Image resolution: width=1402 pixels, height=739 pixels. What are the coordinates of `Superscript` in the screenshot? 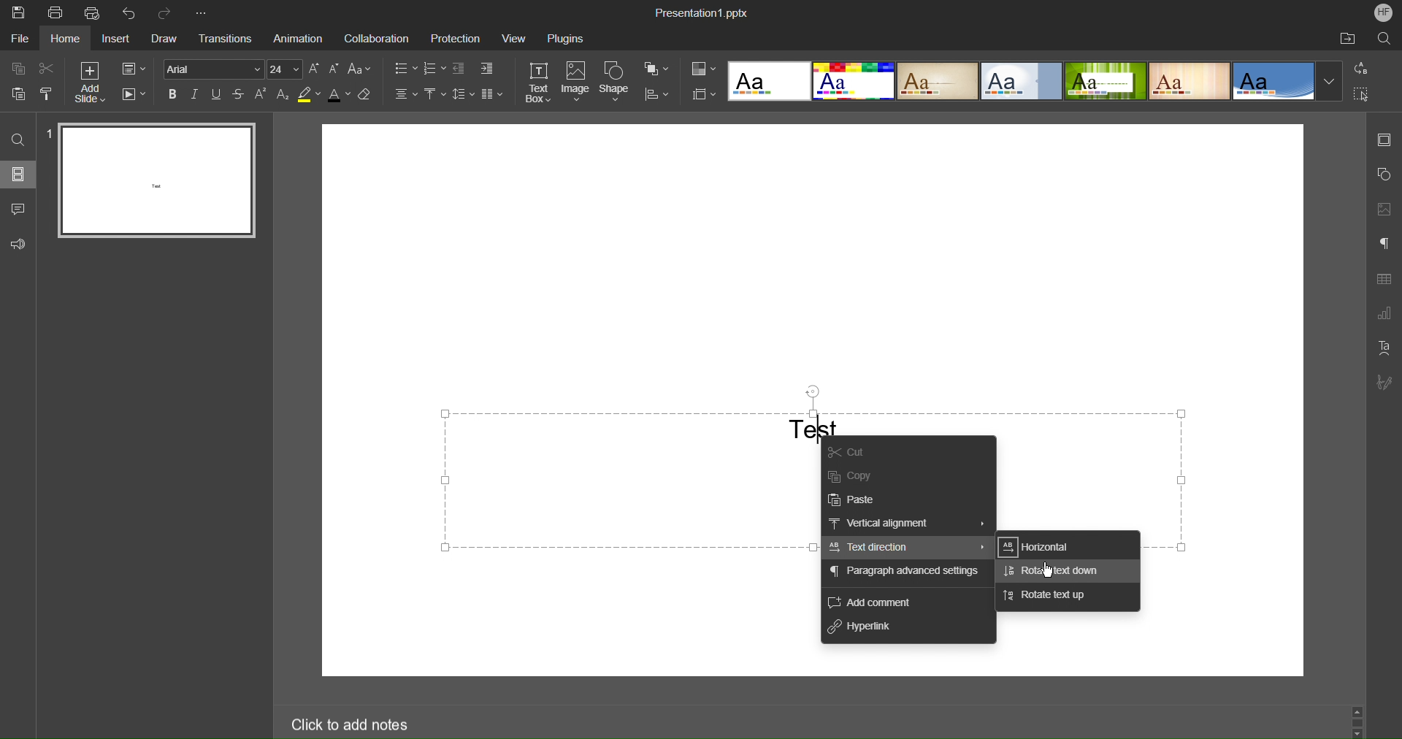 It's located at (261, 95).